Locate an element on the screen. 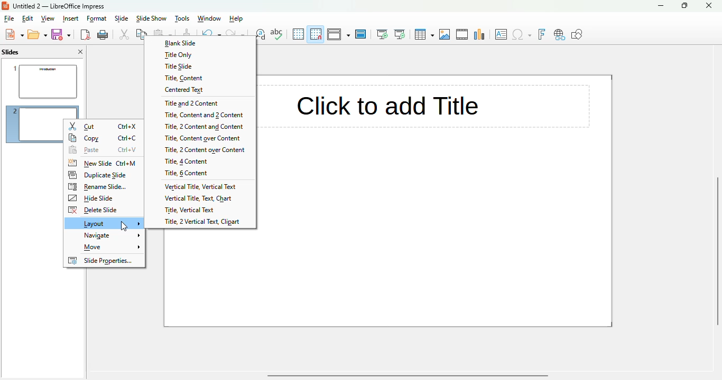  title, content is located at coordinates (200, 78).